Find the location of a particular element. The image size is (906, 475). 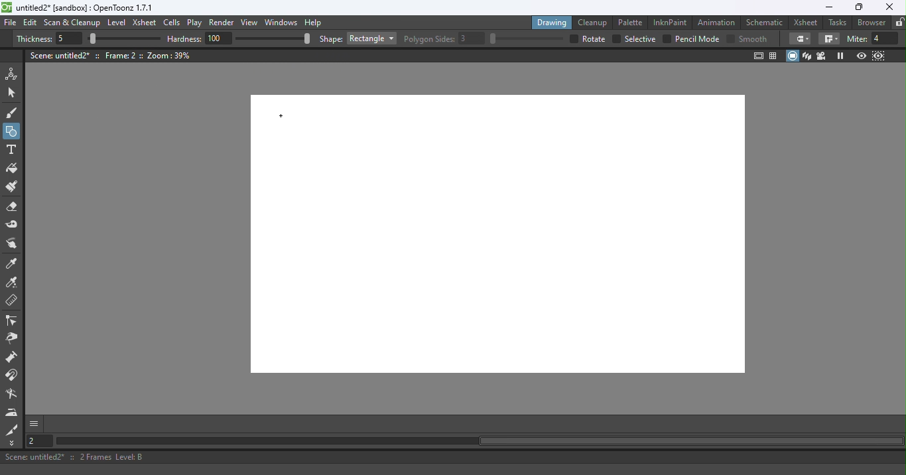

slider is located at coordinates (273, 38).